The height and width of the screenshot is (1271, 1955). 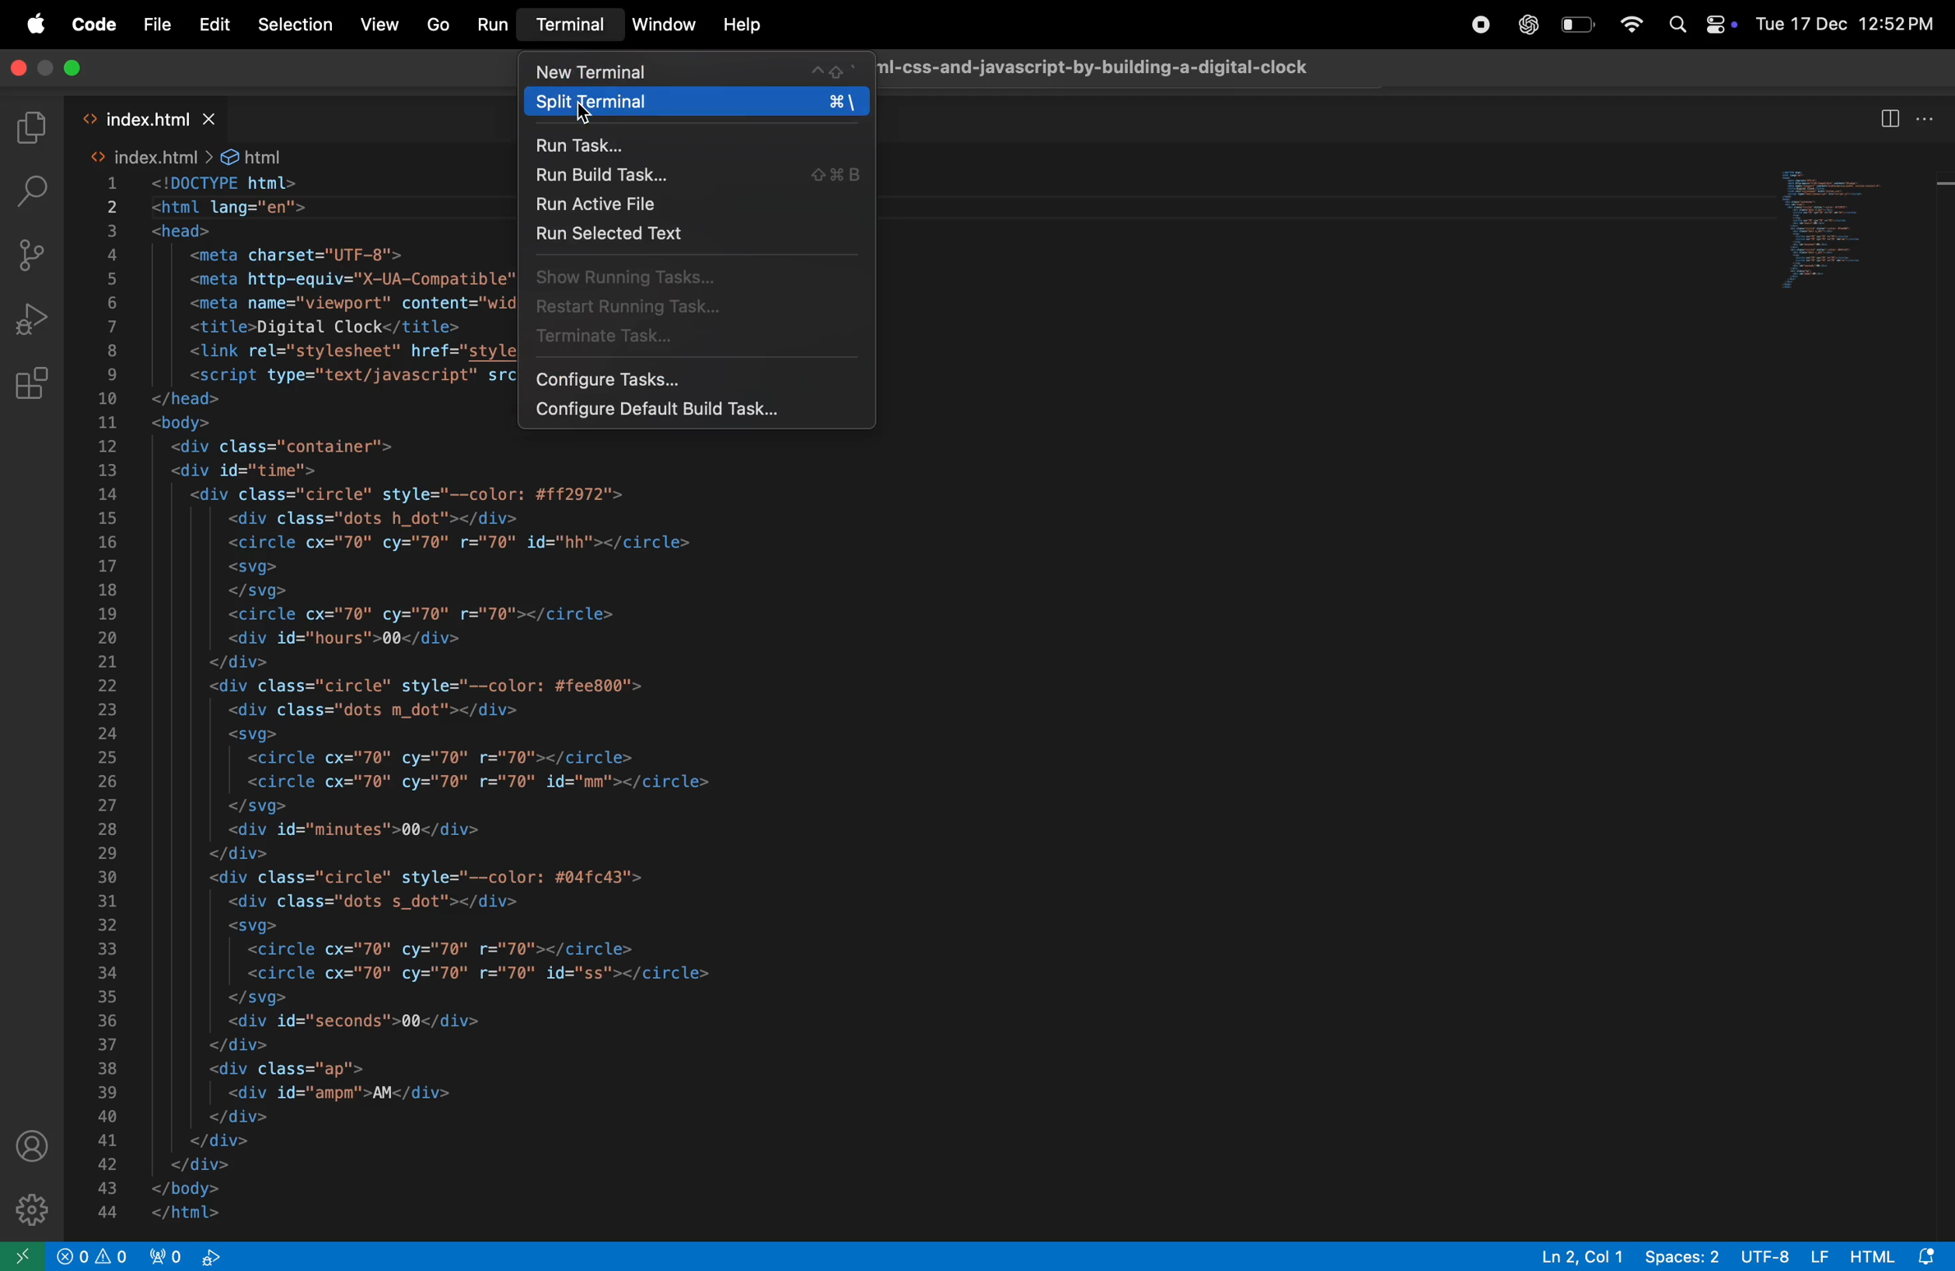 I want to click on | index.html — master-html-css-and-javascript-by-building-a-digital-clock, so click(x=1111, y=66).